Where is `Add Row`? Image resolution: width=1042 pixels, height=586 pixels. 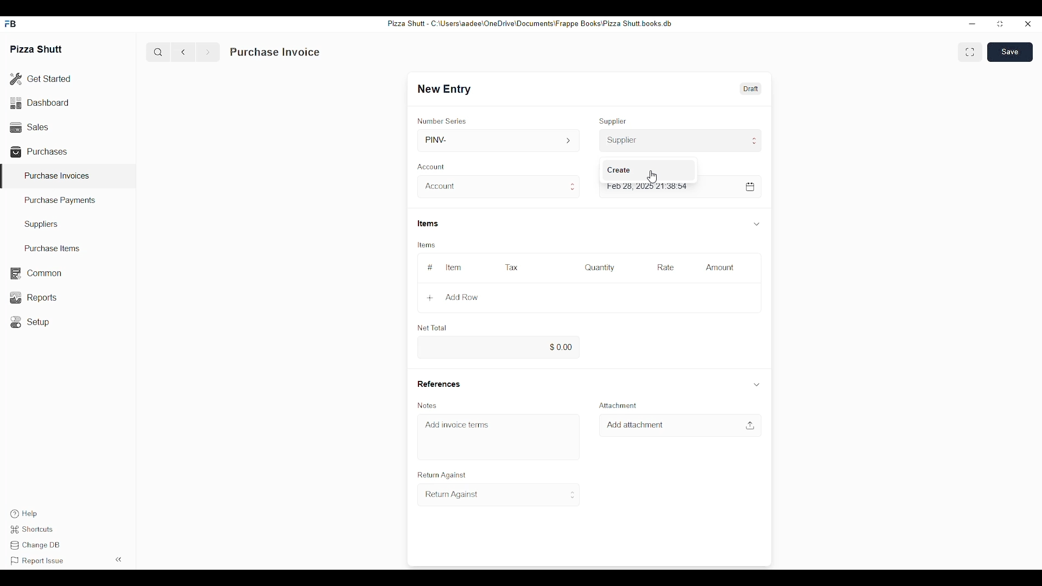
Add Row is located at coordinates (457, 298).